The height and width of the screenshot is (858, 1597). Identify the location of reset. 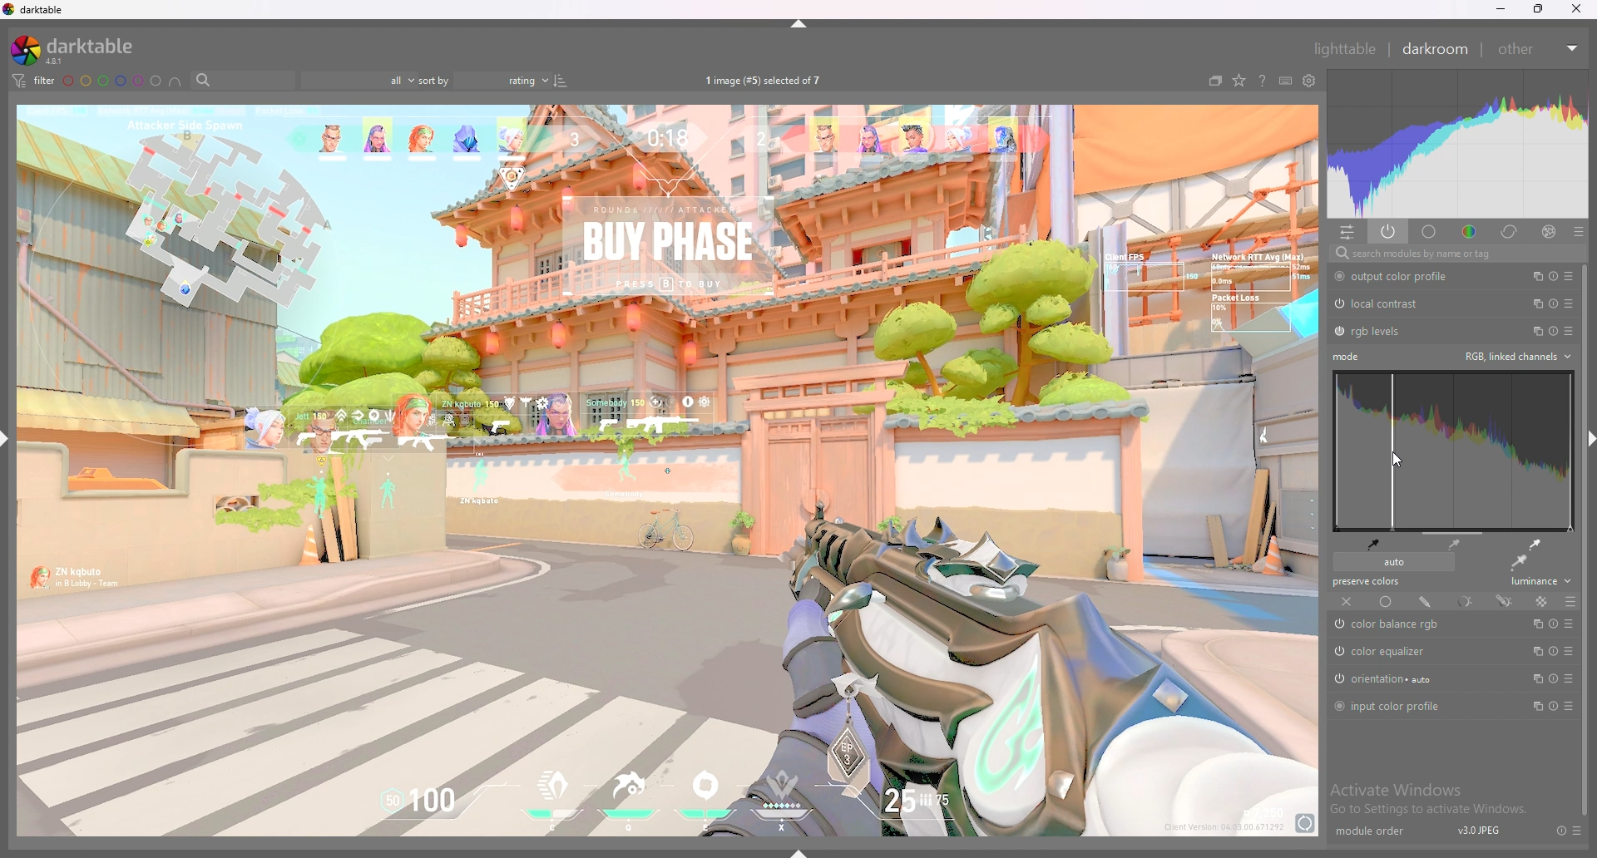
(1553, 678).